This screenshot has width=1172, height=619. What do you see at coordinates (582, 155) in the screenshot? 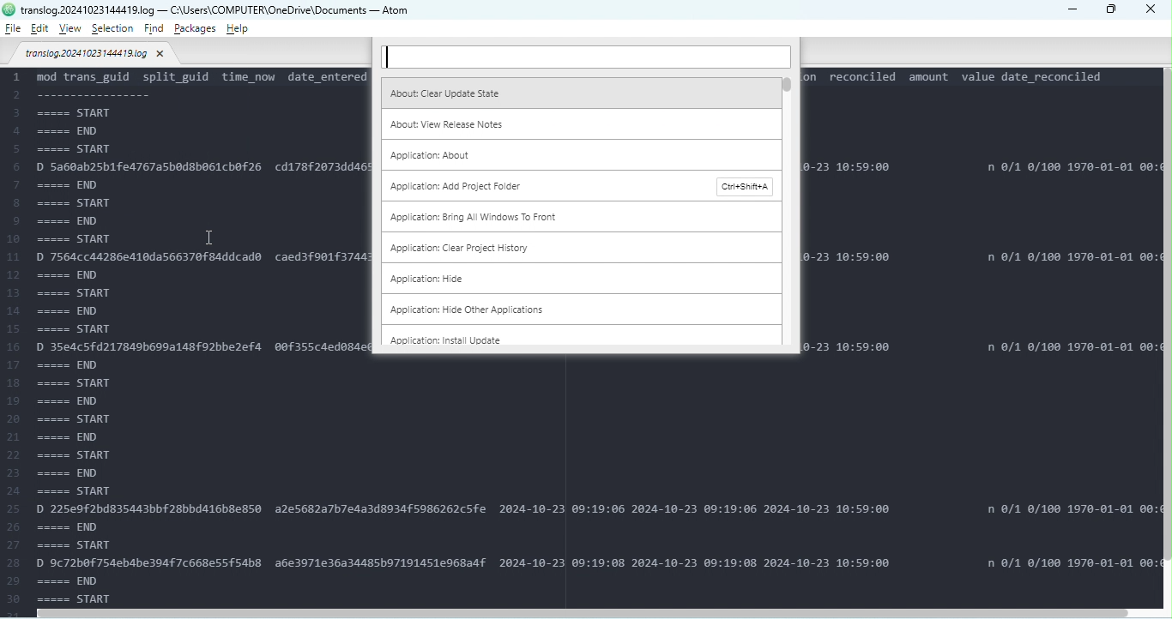
I see `Application: About` at bounding box center [582, 155].